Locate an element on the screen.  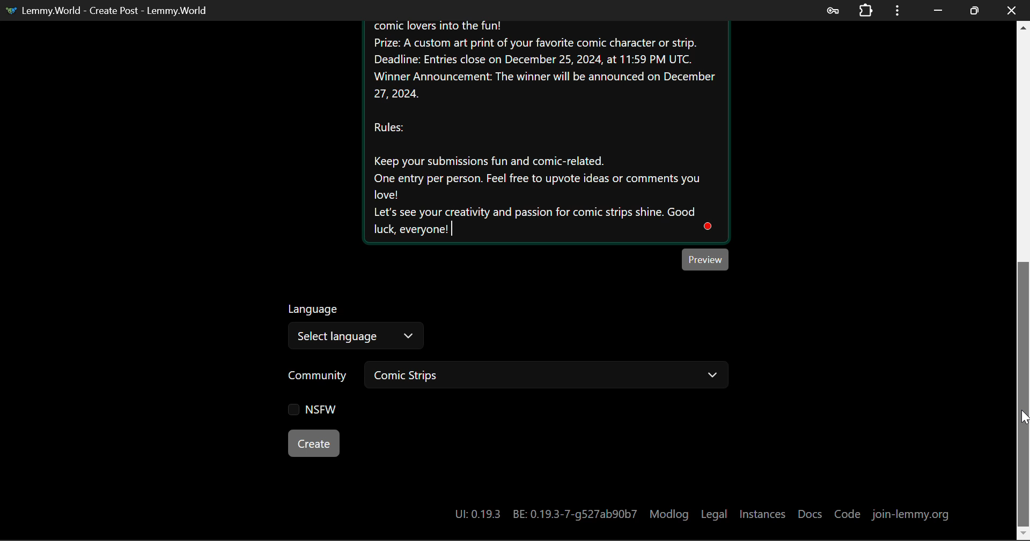
Select Language is located at coordinates (355, 336).